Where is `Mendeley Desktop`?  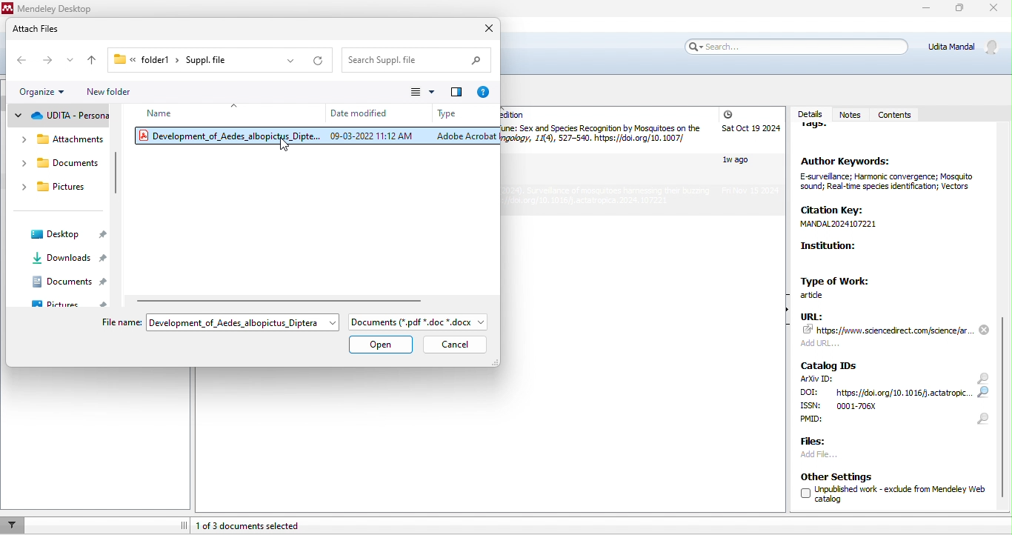 Mendeley Desktop is located at coordinates (53, 8).